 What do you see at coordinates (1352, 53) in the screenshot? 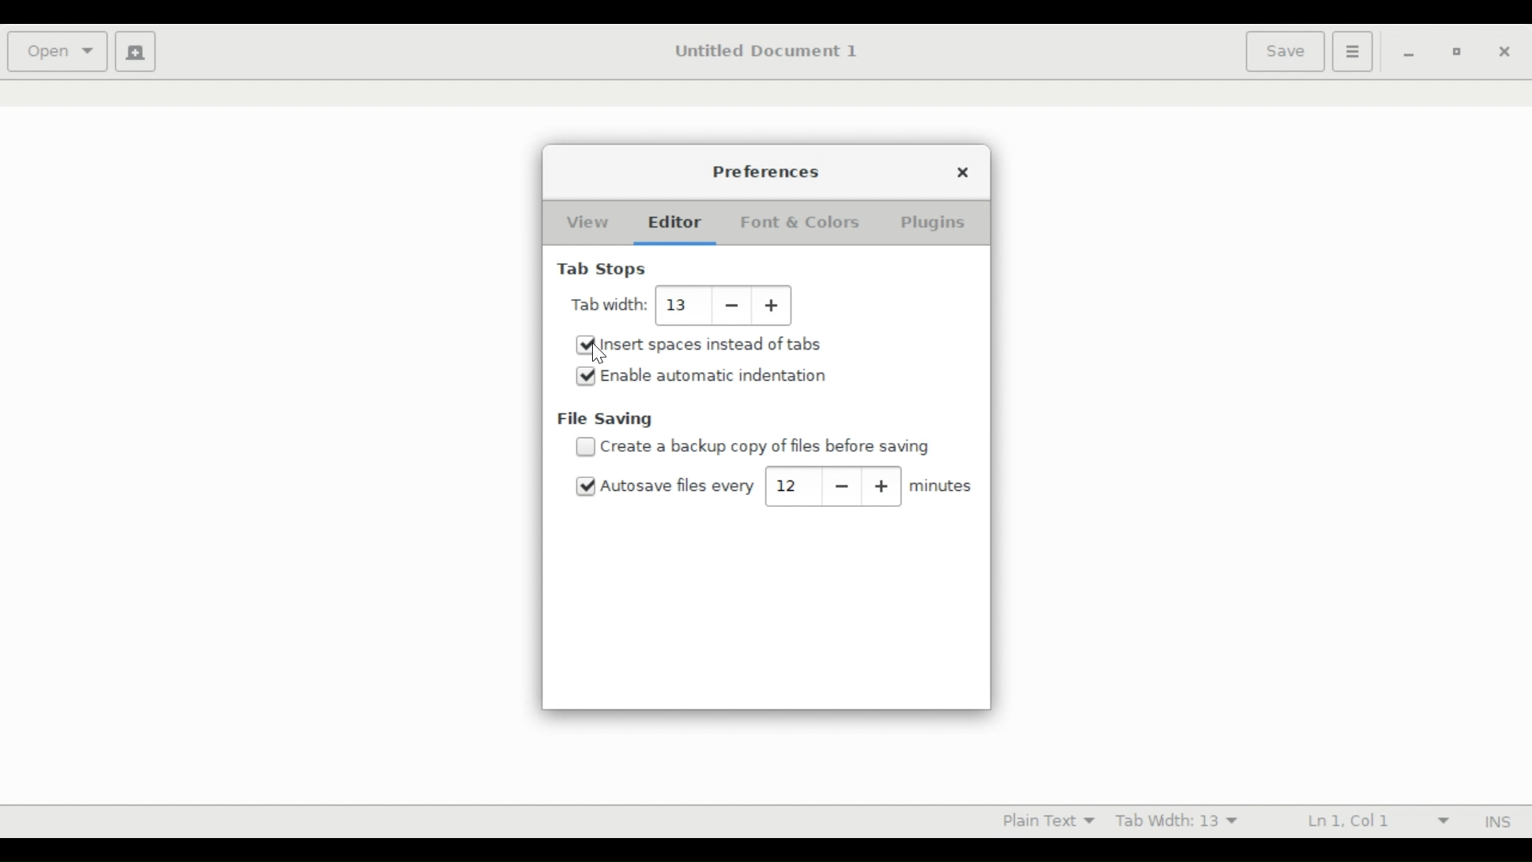
I see `Application menu` at bounding box center [1352, 53].